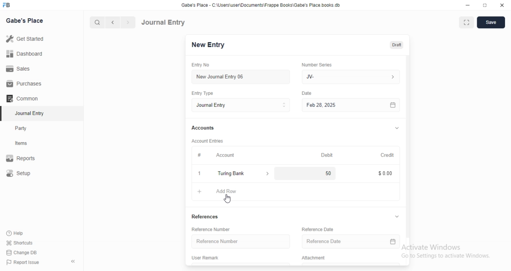  Describe the element at coordinates (240, 105) in the screenshot. I see `Entry Type` at that location.